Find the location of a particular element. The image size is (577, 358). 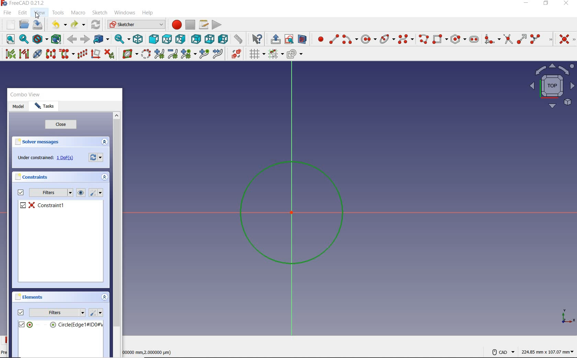

undo is located at coordinates (58, 25).